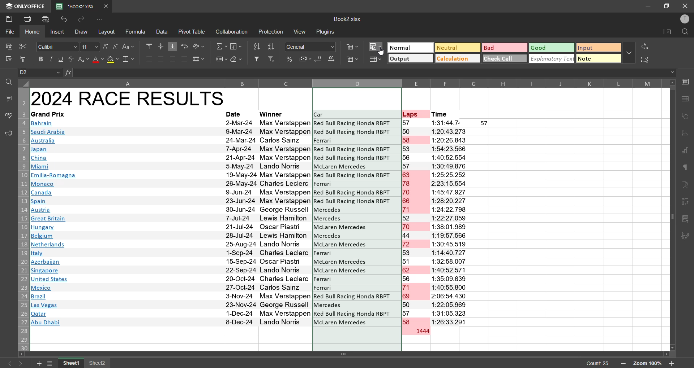 This screenshot has width=694, height=368. I want to click on protection, so click(272, 32).